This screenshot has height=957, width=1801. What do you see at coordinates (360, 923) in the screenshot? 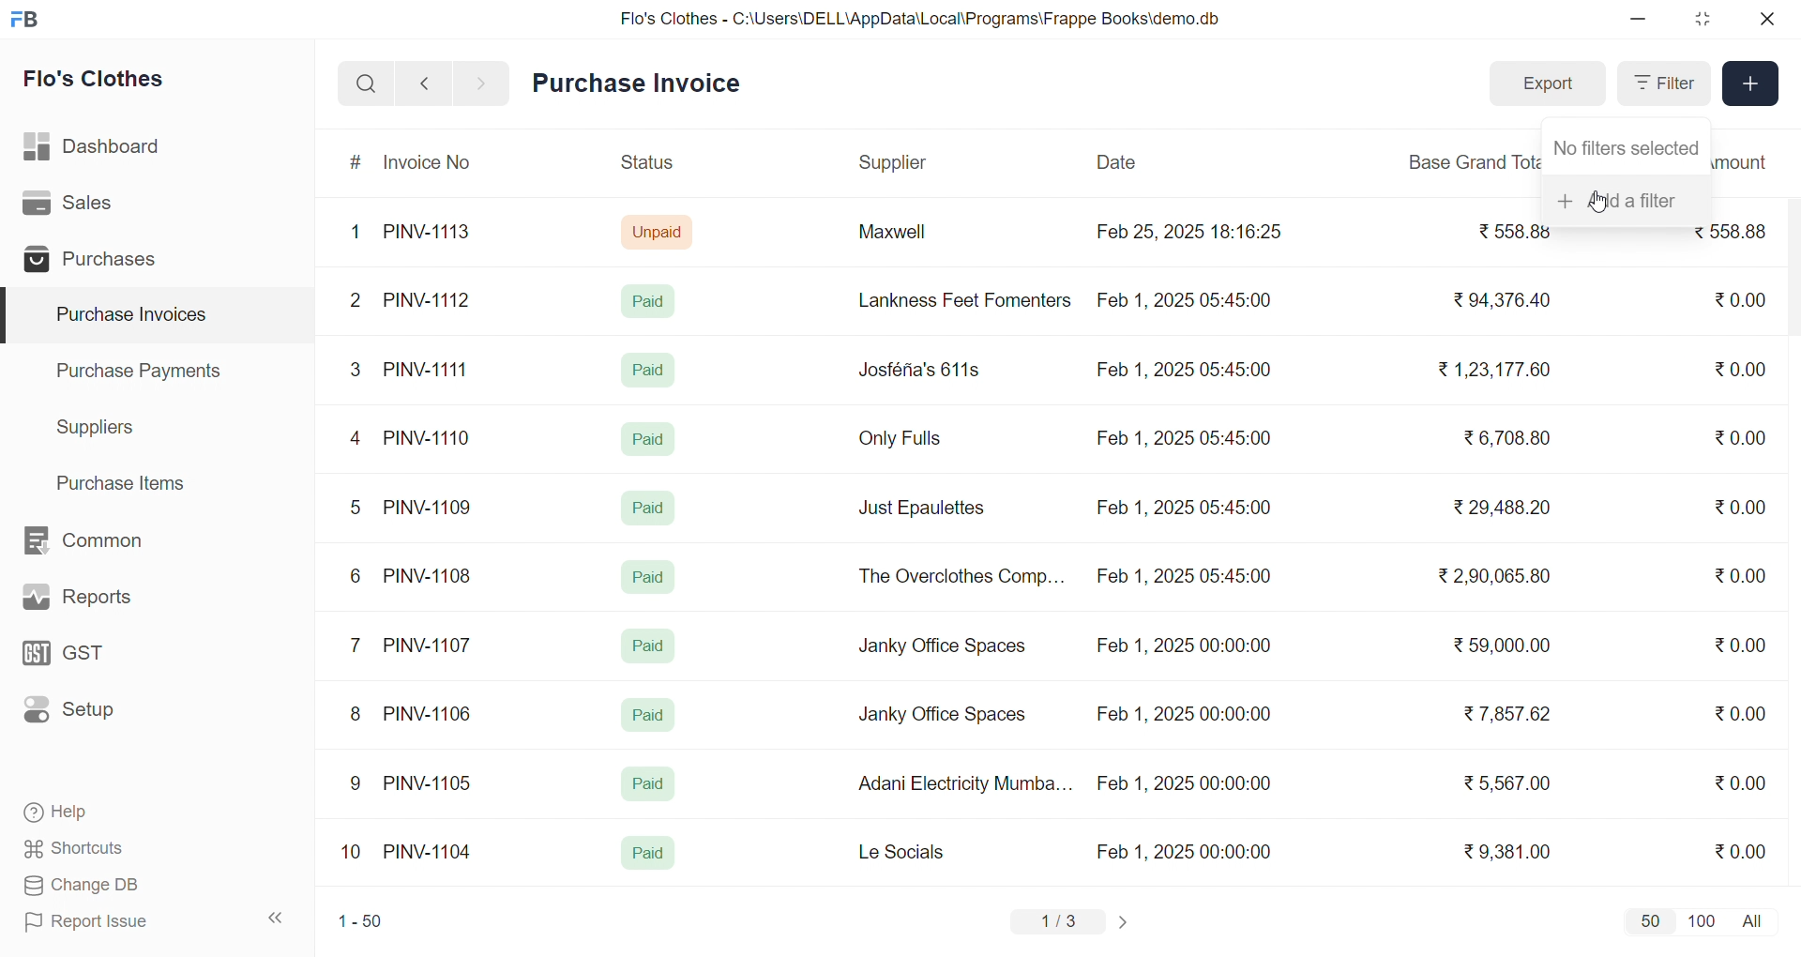
I see `1-50` at bounding box center [360, 923].